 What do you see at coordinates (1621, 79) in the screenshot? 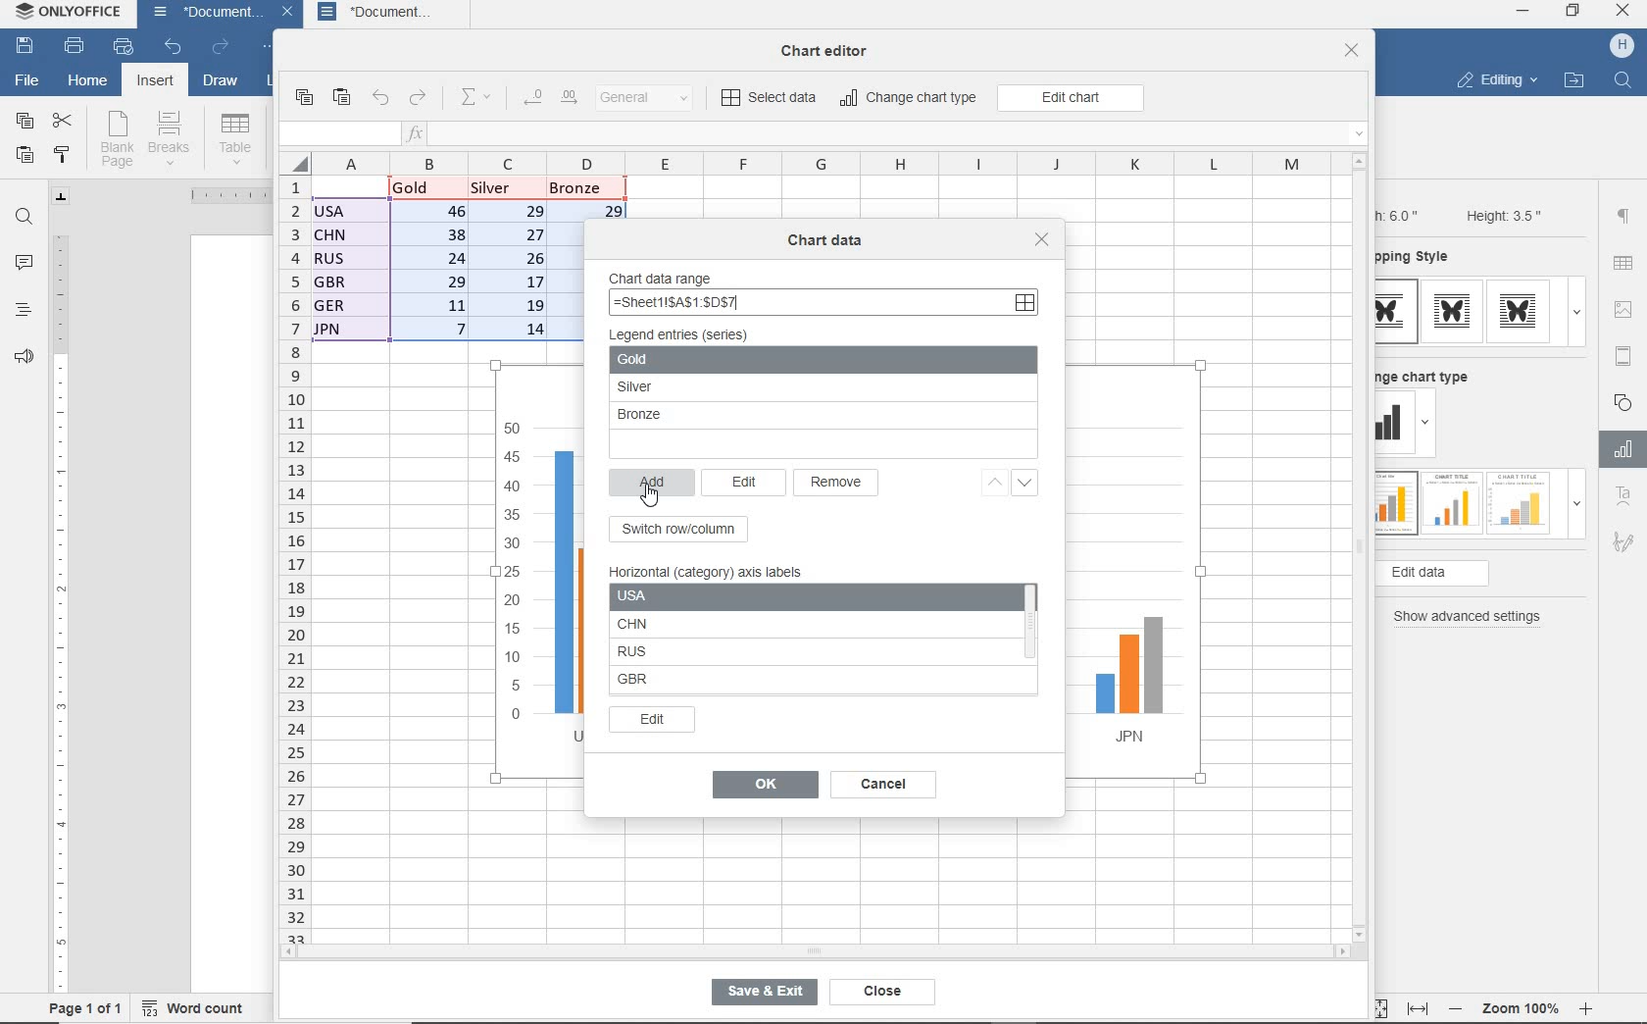
I see `find` at bounding box center [1621, 79].